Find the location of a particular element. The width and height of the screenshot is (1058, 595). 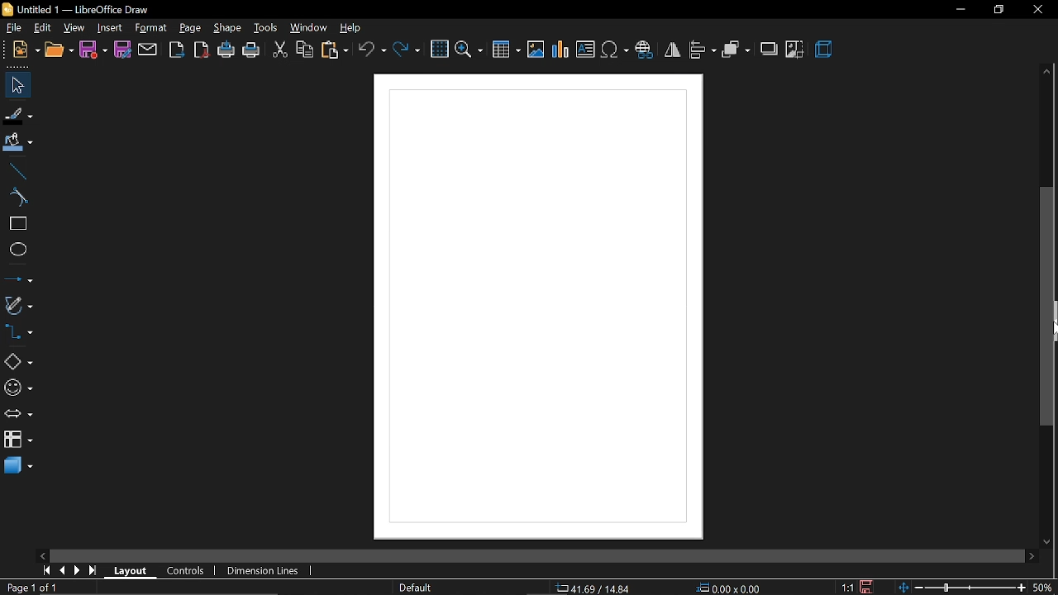

current window is located at coordinates (84, 8).